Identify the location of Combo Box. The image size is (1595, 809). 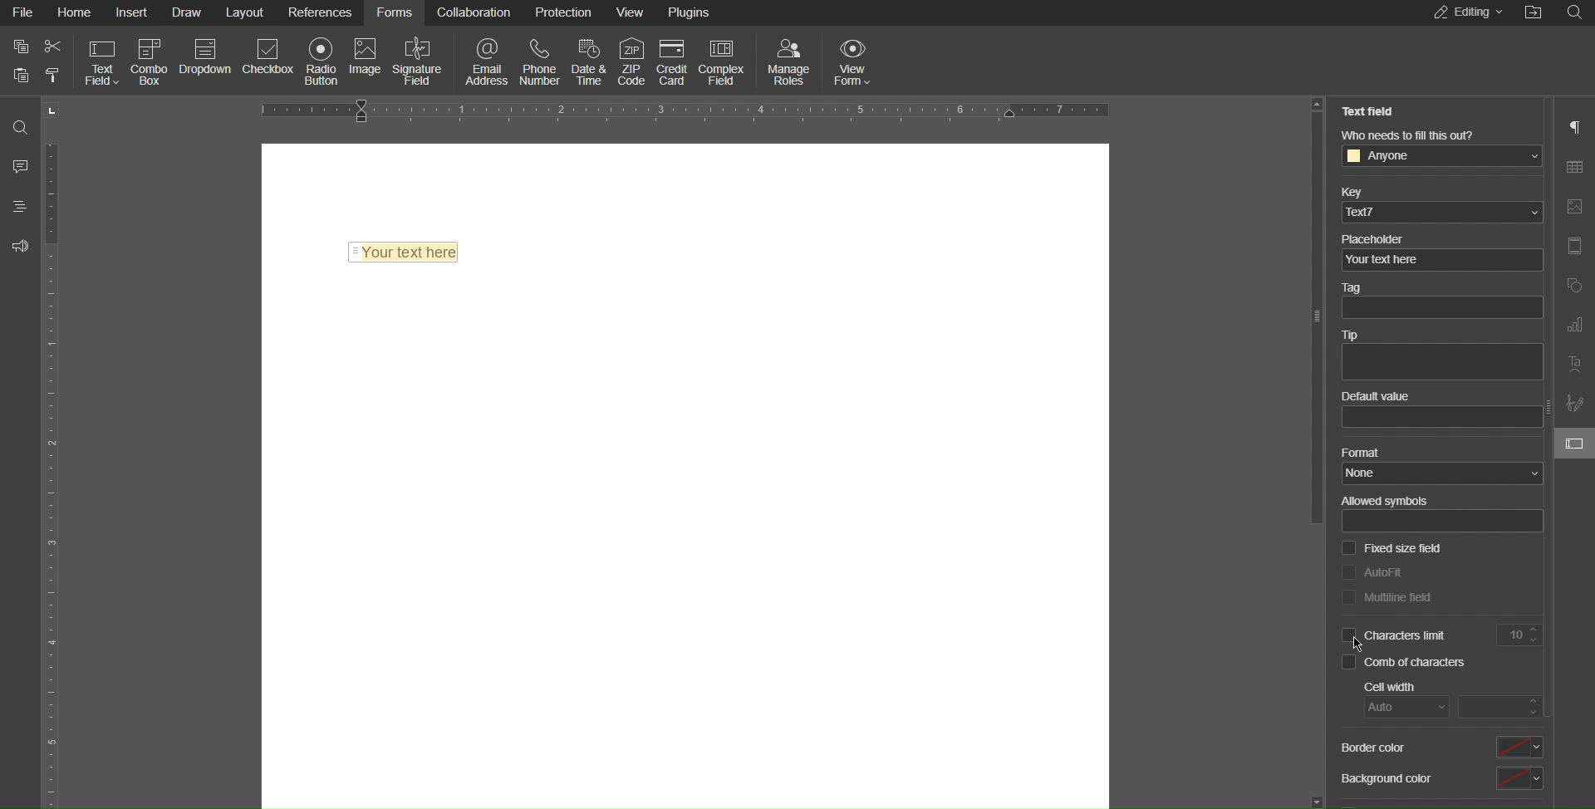
(152, 60).